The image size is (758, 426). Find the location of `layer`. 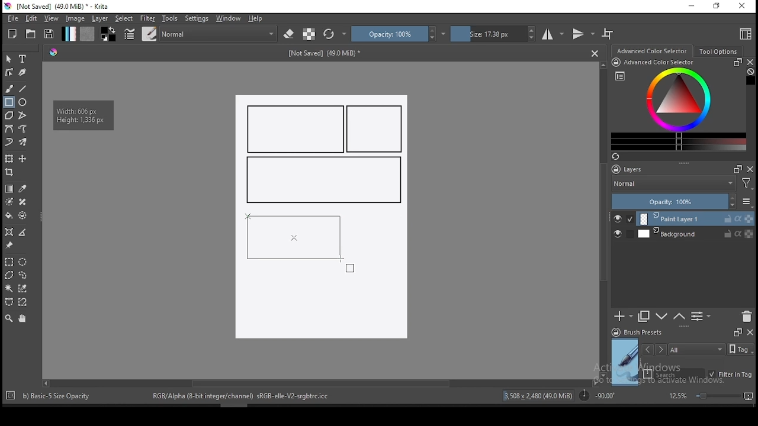

layer is located at coordinates (101, 18).